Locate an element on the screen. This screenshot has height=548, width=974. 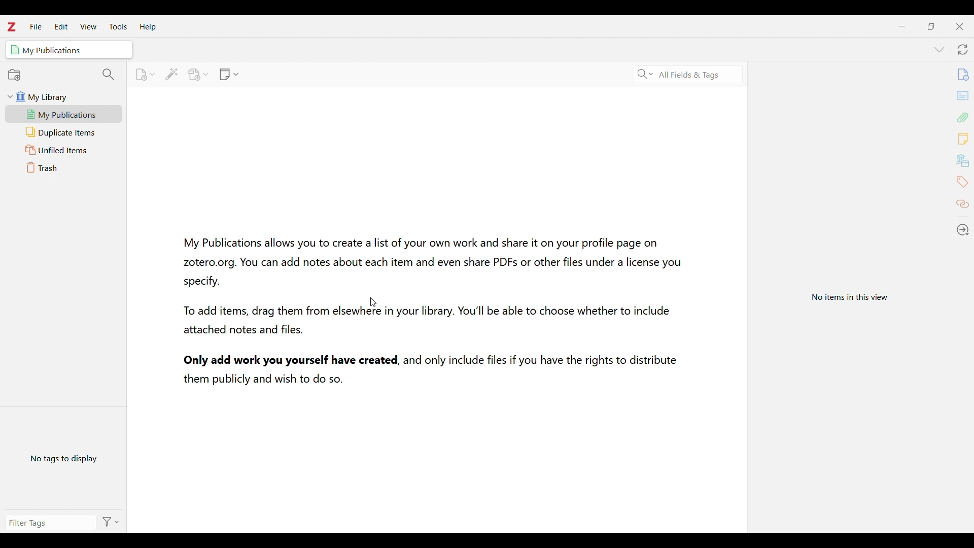
Selected search criteria is located at coordinates (689, 75).